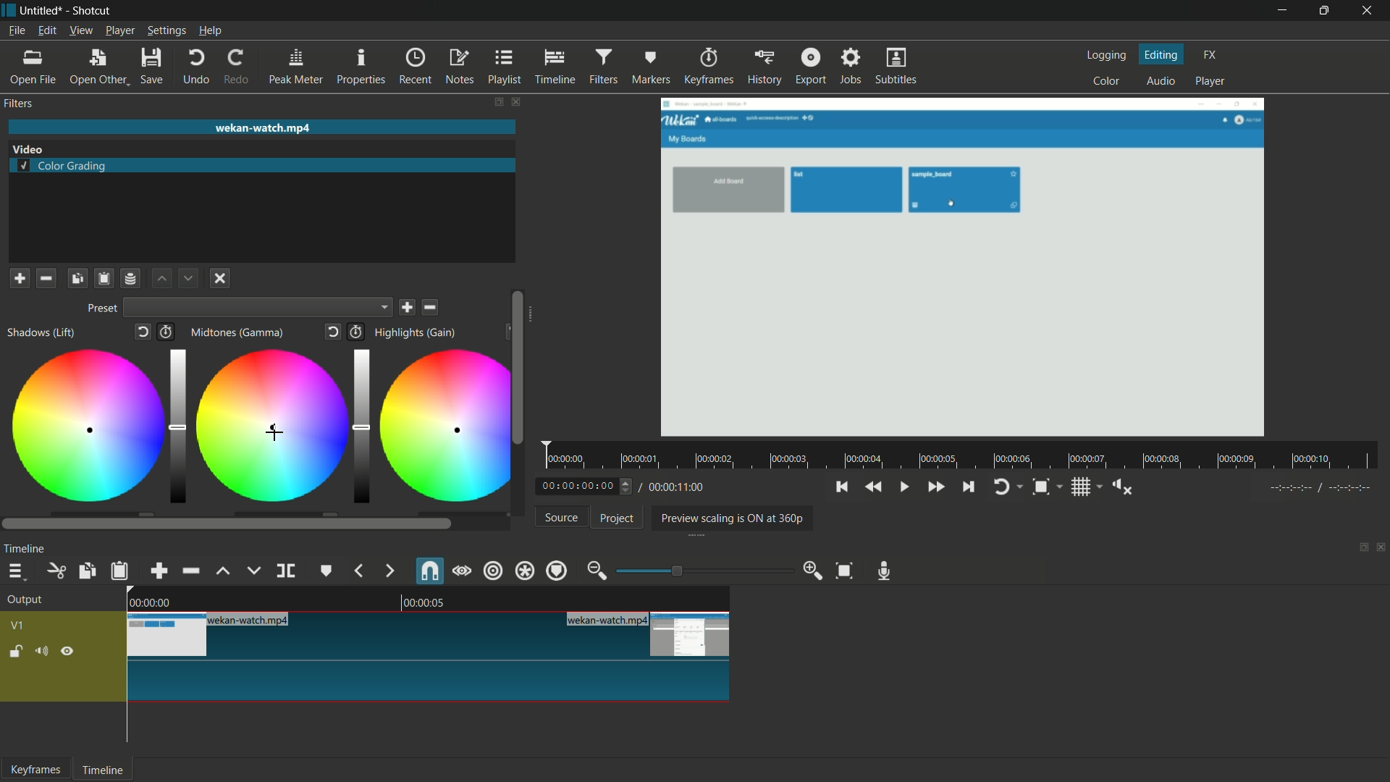 This screenshot has height=782, width=1390. What do you see at coordinates (762, 68) in the screenshot?
I see `history` at bounding box center [762, 68].